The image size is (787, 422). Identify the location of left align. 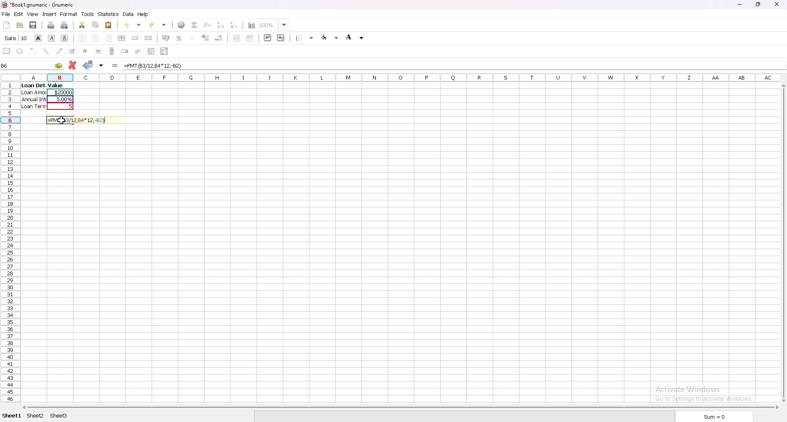
(82, 38).